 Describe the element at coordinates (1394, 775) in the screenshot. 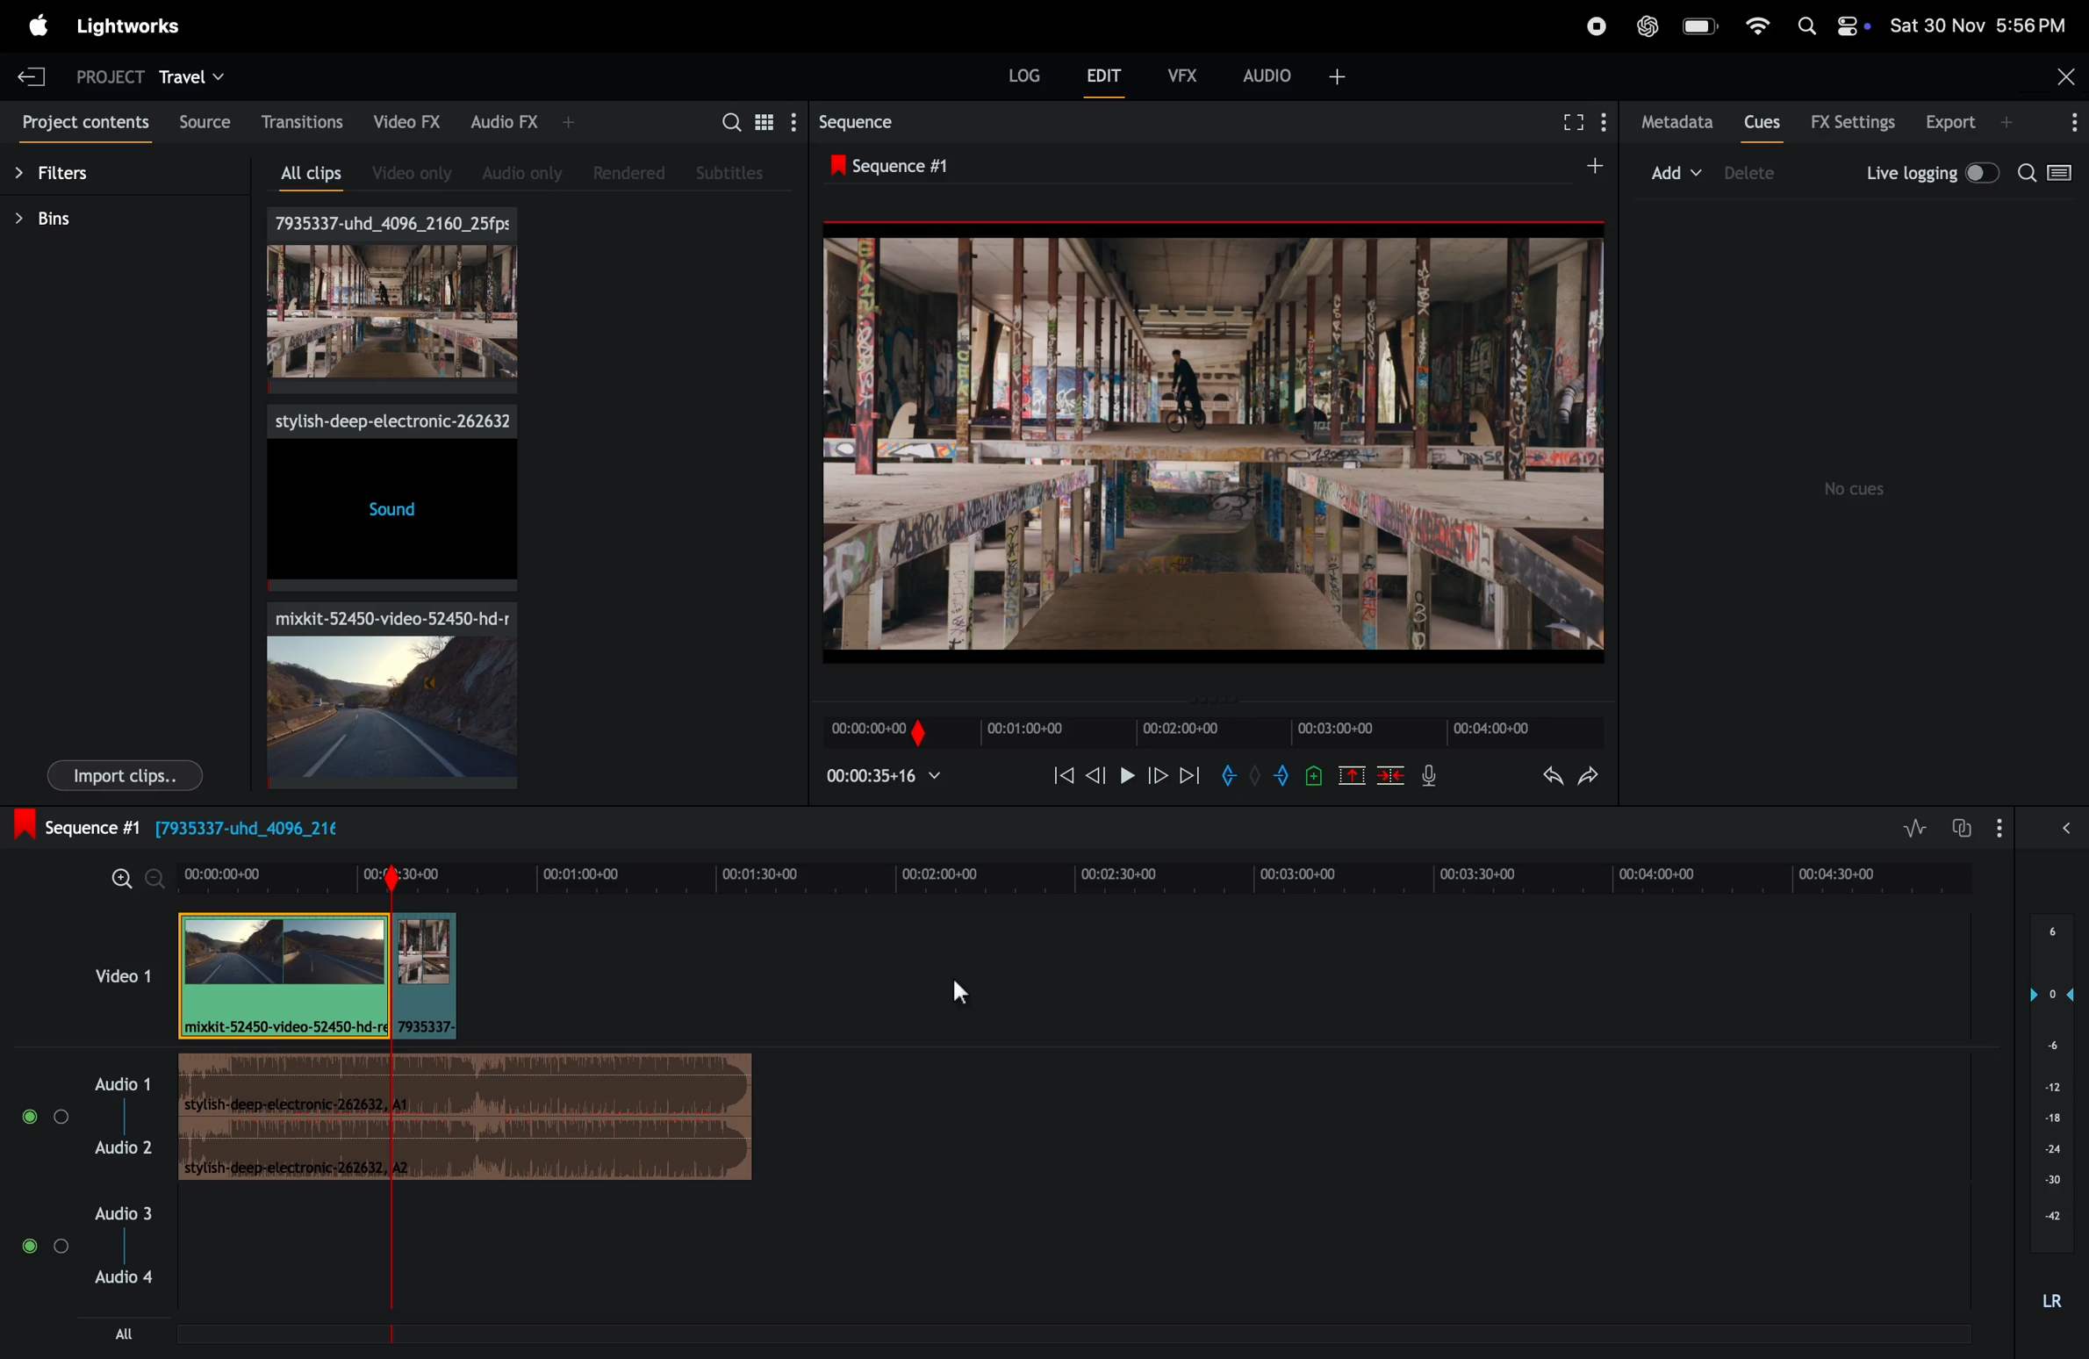

I see `delete` at that location.